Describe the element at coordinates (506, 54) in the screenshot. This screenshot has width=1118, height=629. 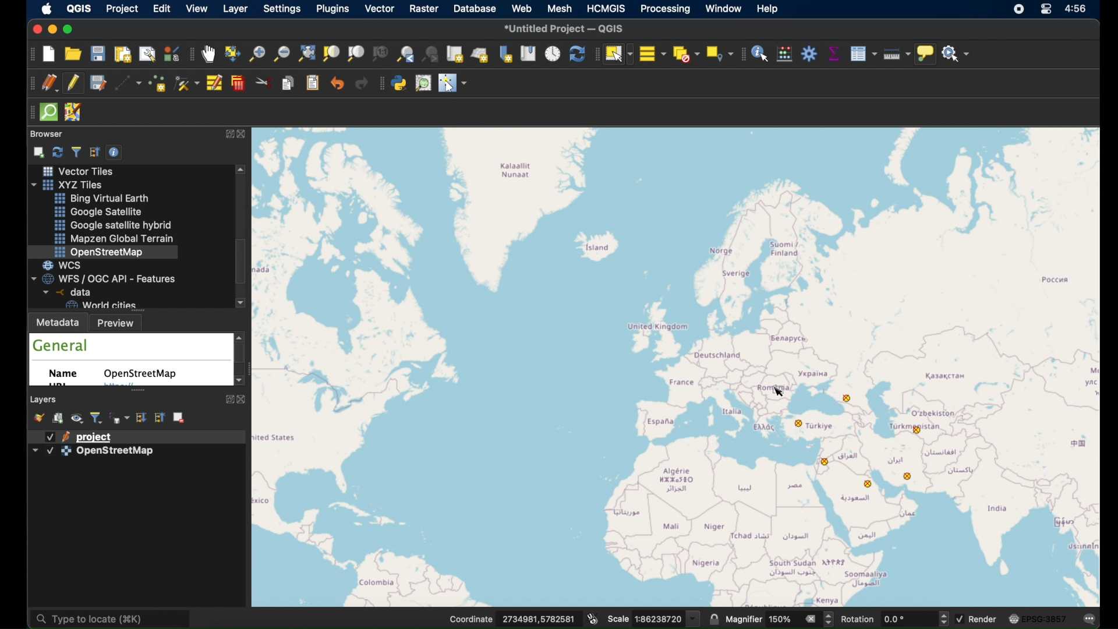
I see `new spatial bookmarks` at that location.